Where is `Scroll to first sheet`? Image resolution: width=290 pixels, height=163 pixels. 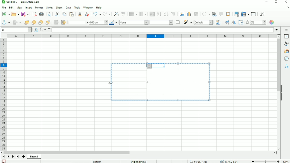 Scroll to first sheet is located at coordinates (4, 157).